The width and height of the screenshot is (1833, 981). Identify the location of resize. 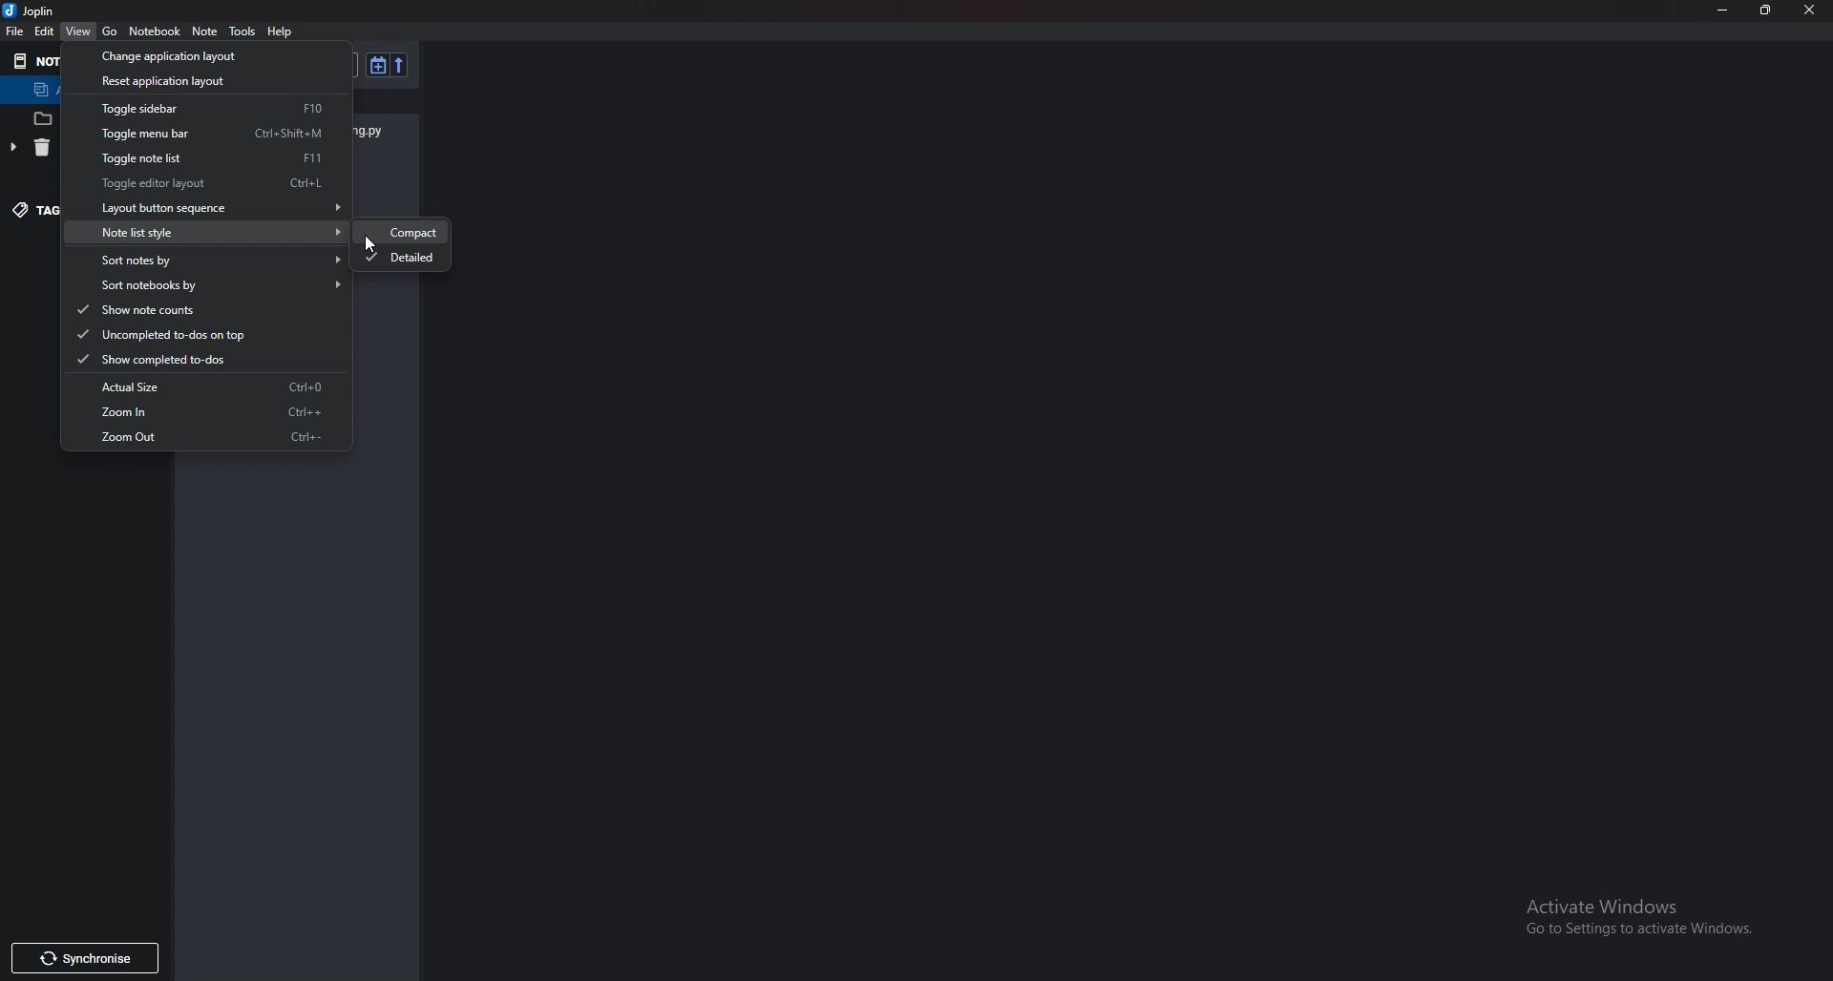
(1767, 10).